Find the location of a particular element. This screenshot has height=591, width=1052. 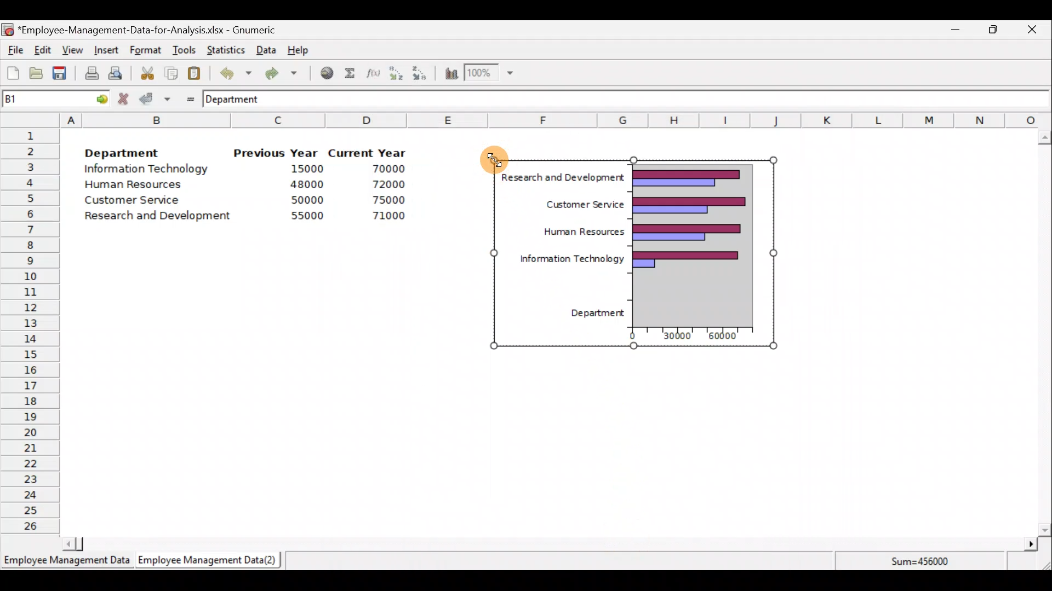

Save the current workbook is located at coordinates (63, 75).